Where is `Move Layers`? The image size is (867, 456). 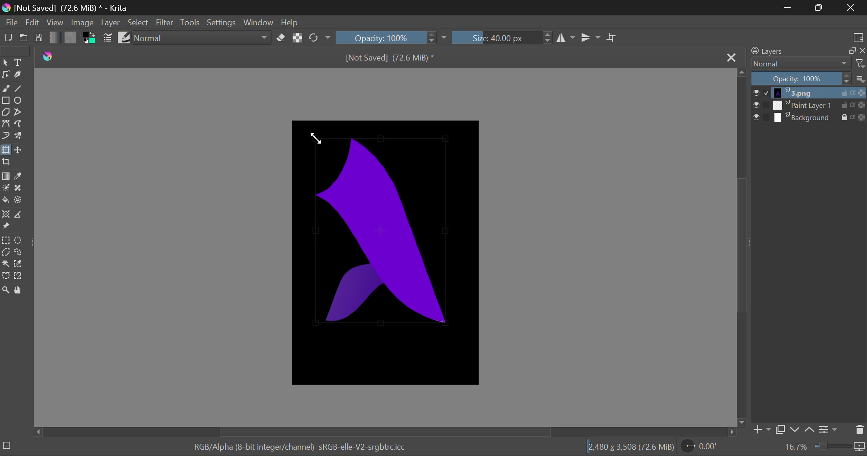 Move Layers is located at coordinates (19, 151).